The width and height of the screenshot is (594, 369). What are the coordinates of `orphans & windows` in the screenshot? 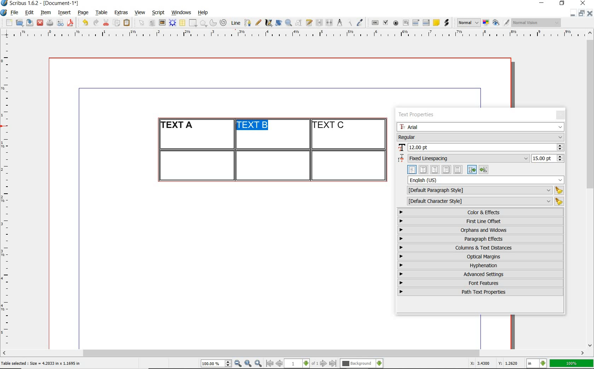 It's located at (480, 230).